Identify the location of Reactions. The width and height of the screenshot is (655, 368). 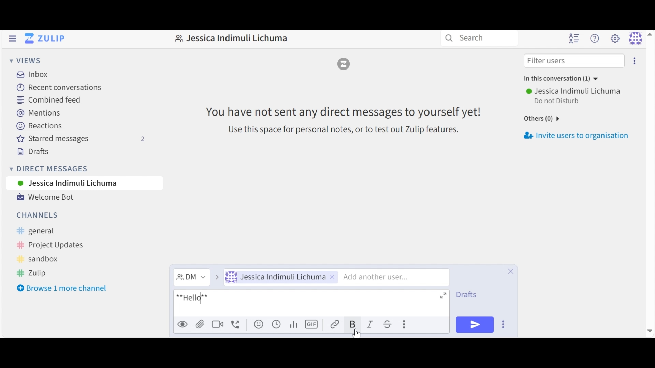
(39, 126).